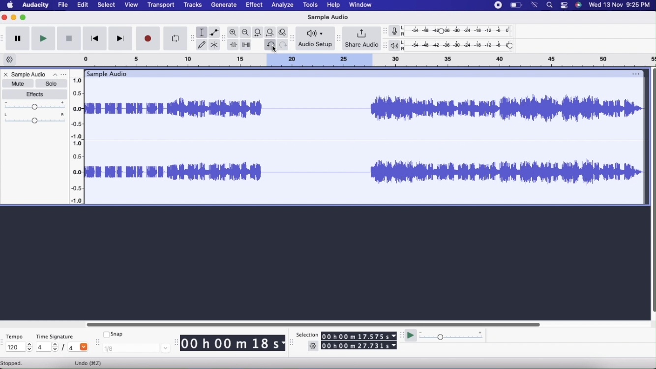 This screenshot has height=369, width=656. I want to click on move toolbar, so click(4, 38).